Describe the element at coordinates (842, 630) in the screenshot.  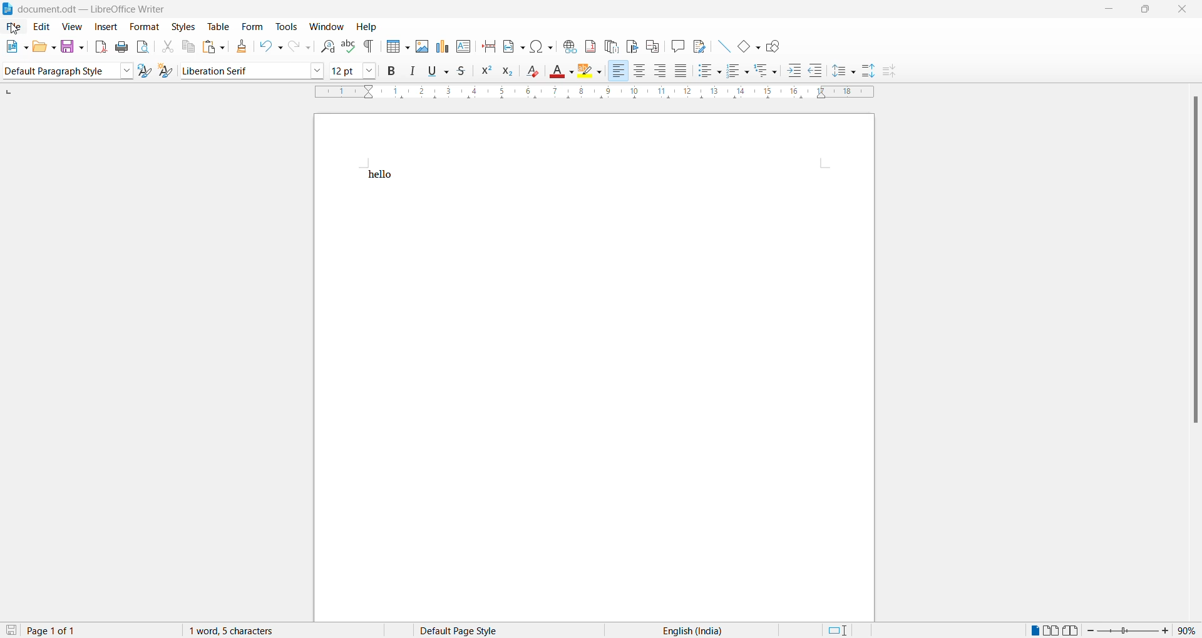
I see `standard selection` at that location.